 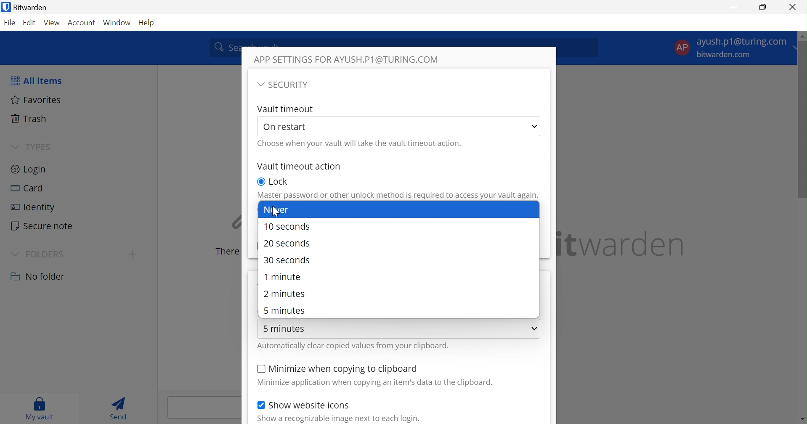 What do you see at coordinates (535, 328) in the screenshot?
I see `Drop Down` at bounding box center [535, 328].